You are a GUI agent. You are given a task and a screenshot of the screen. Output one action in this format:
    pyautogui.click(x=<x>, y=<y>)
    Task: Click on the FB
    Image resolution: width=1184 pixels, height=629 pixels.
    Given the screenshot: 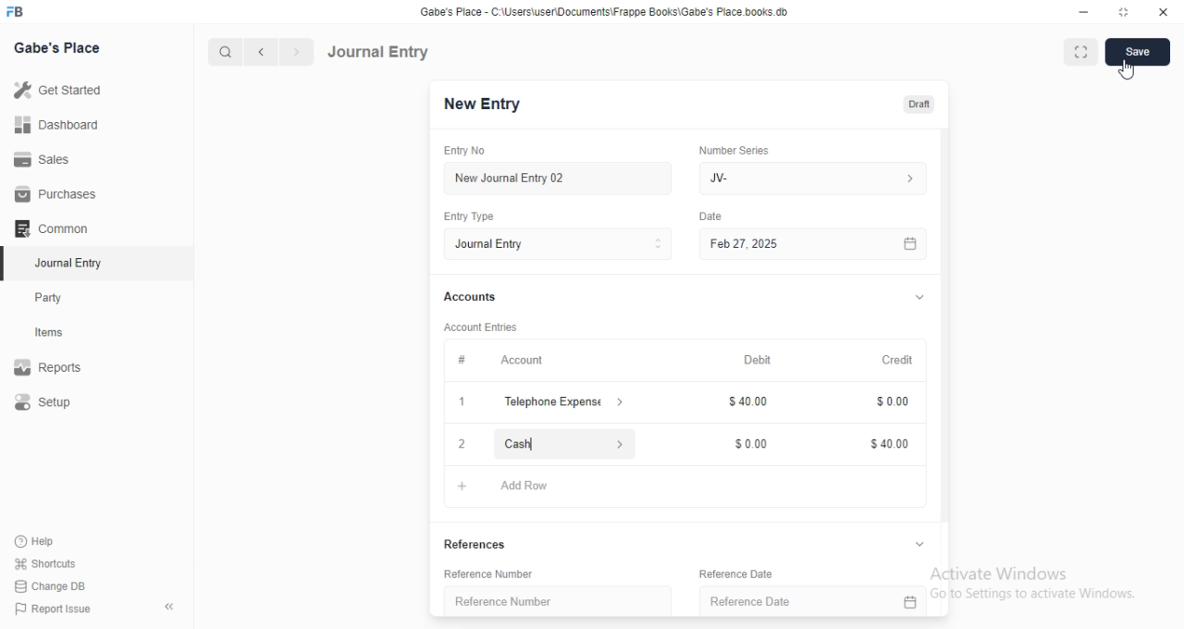 What is the action you would take?
    pyautogui.click(x=18, y=10)
    